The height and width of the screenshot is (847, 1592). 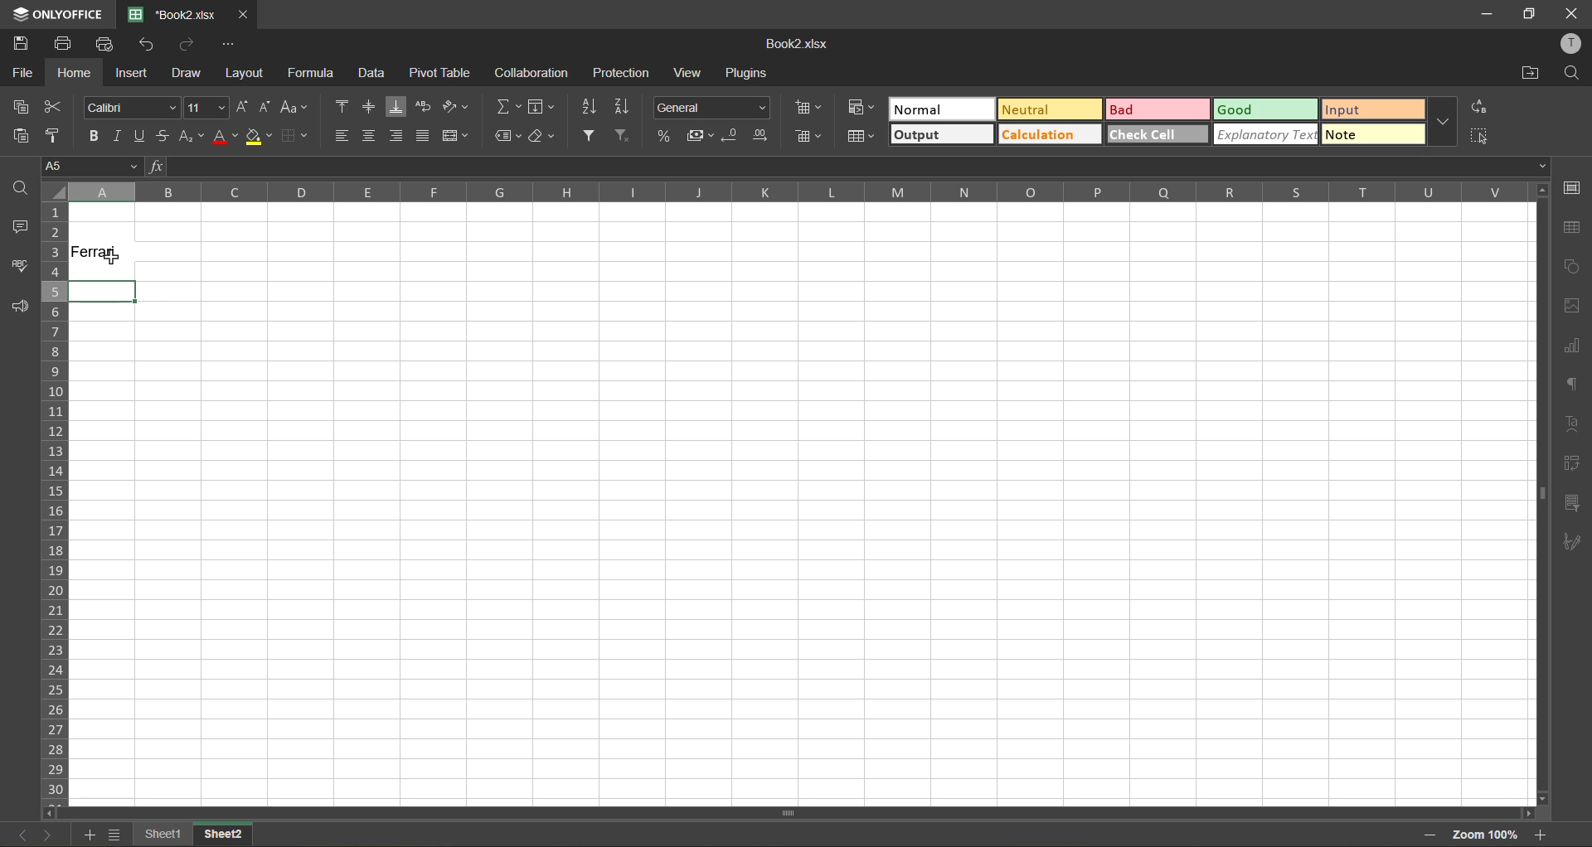 What do you see at coordinates (845, 169) in the screenshot?
I see `formula bar` at bounding box center [845, 169].